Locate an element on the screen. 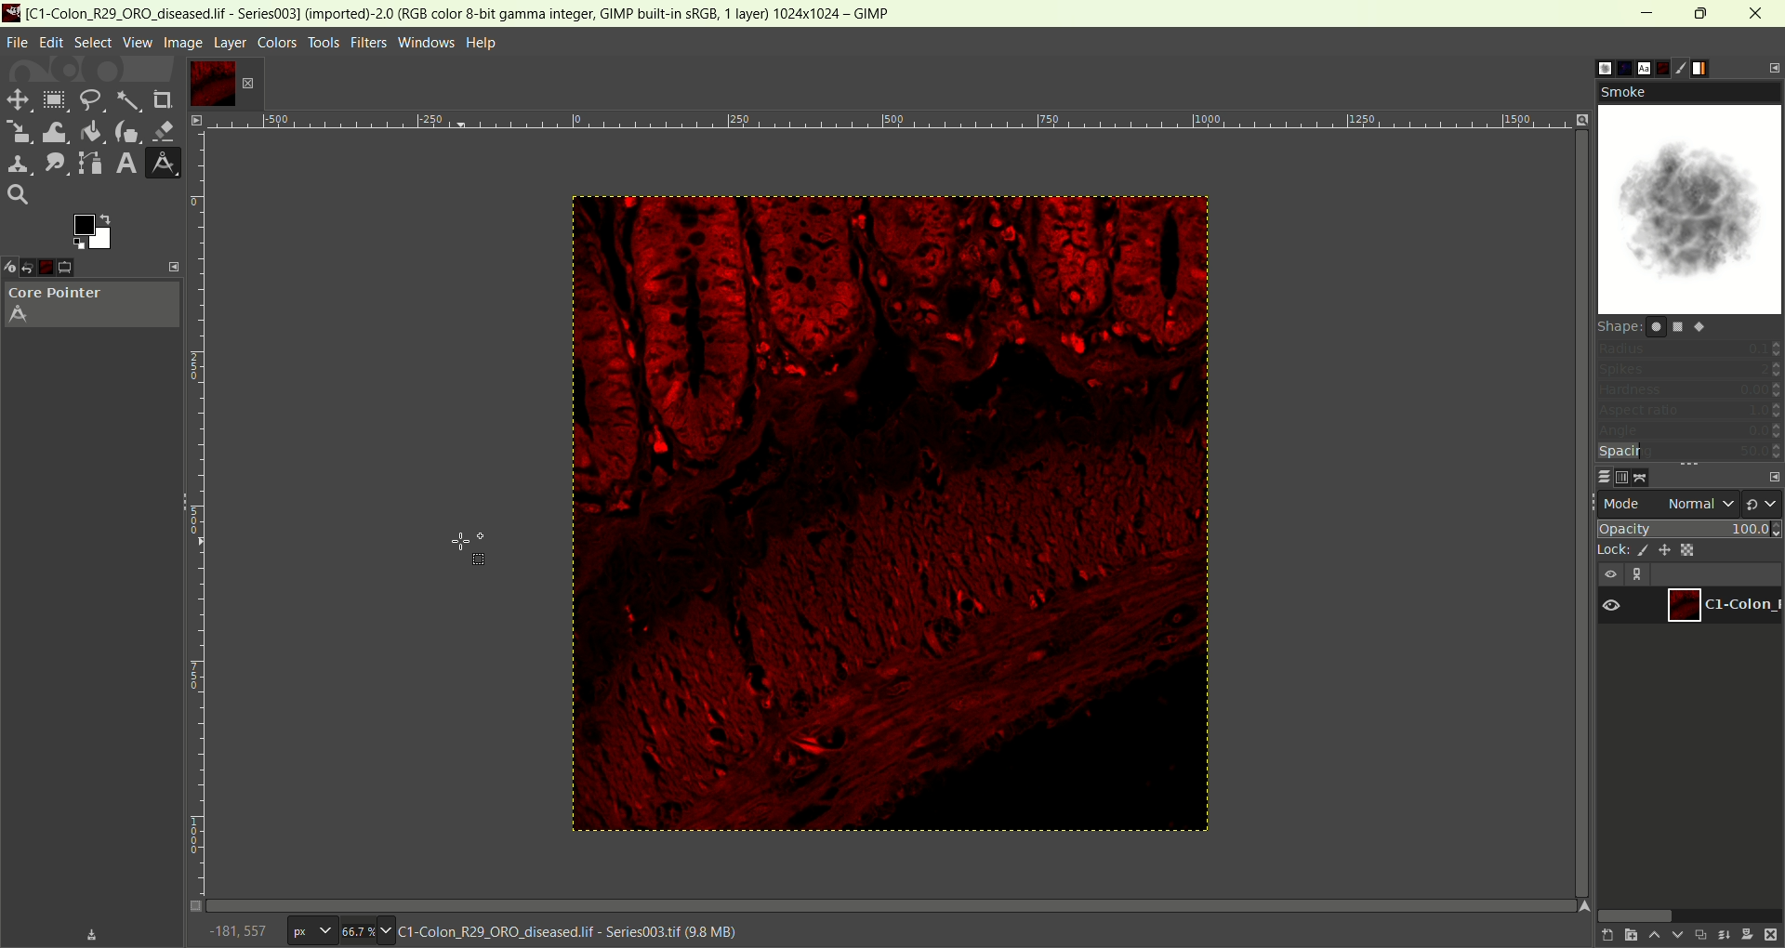 This screenshot has height=948, width=1785. scale is located at coordinates (16, 129).